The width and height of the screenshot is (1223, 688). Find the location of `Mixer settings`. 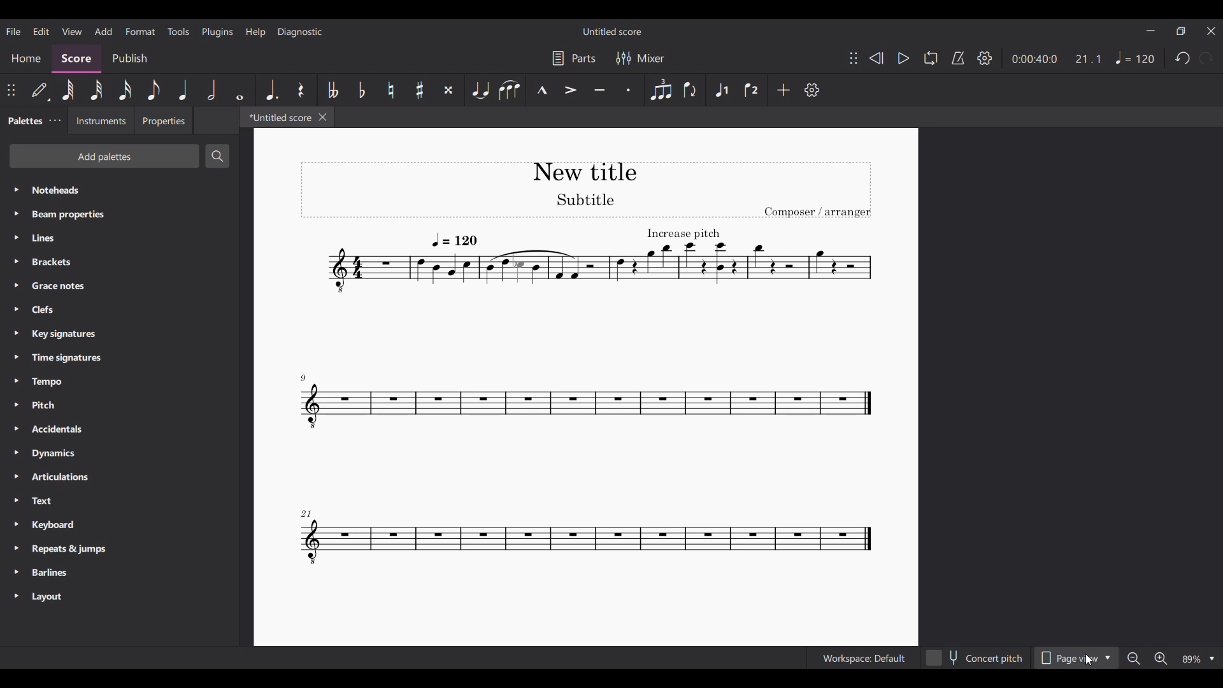

Mixer settings is located at coordinates (640, 58).